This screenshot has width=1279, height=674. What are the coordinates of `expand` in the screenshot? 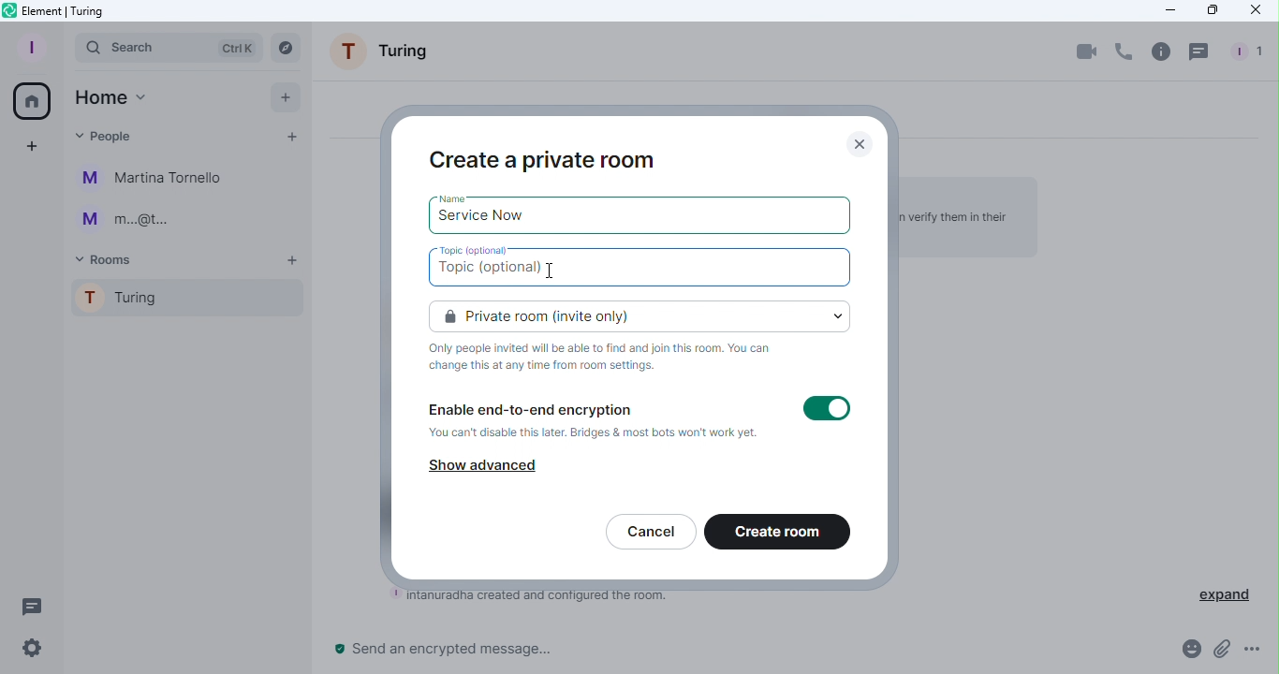 It's located at (1225, 593).